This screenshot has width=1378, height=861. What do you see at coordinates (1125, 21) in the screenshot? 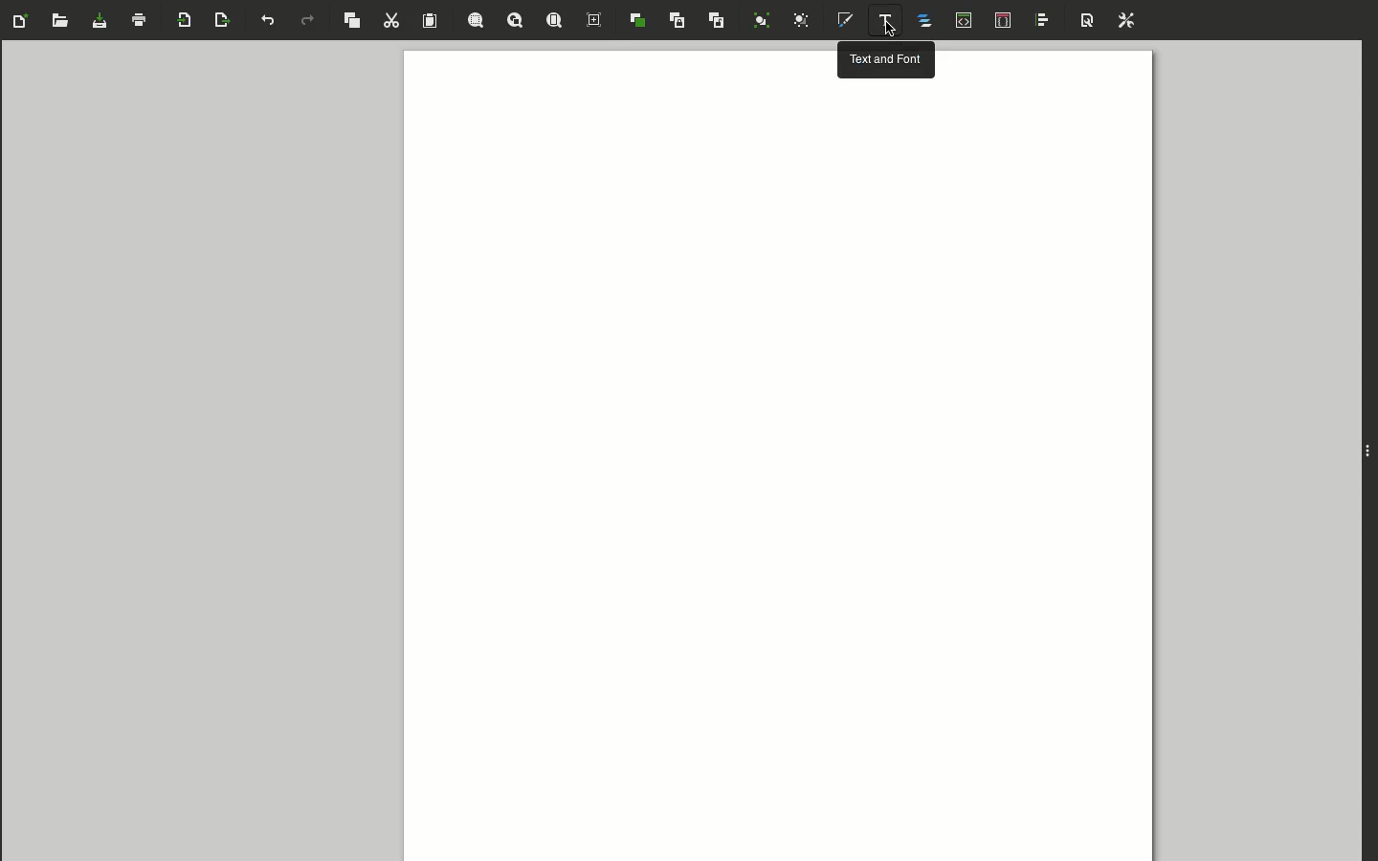
I see `Preferences` at bounding box center [1125, 21].